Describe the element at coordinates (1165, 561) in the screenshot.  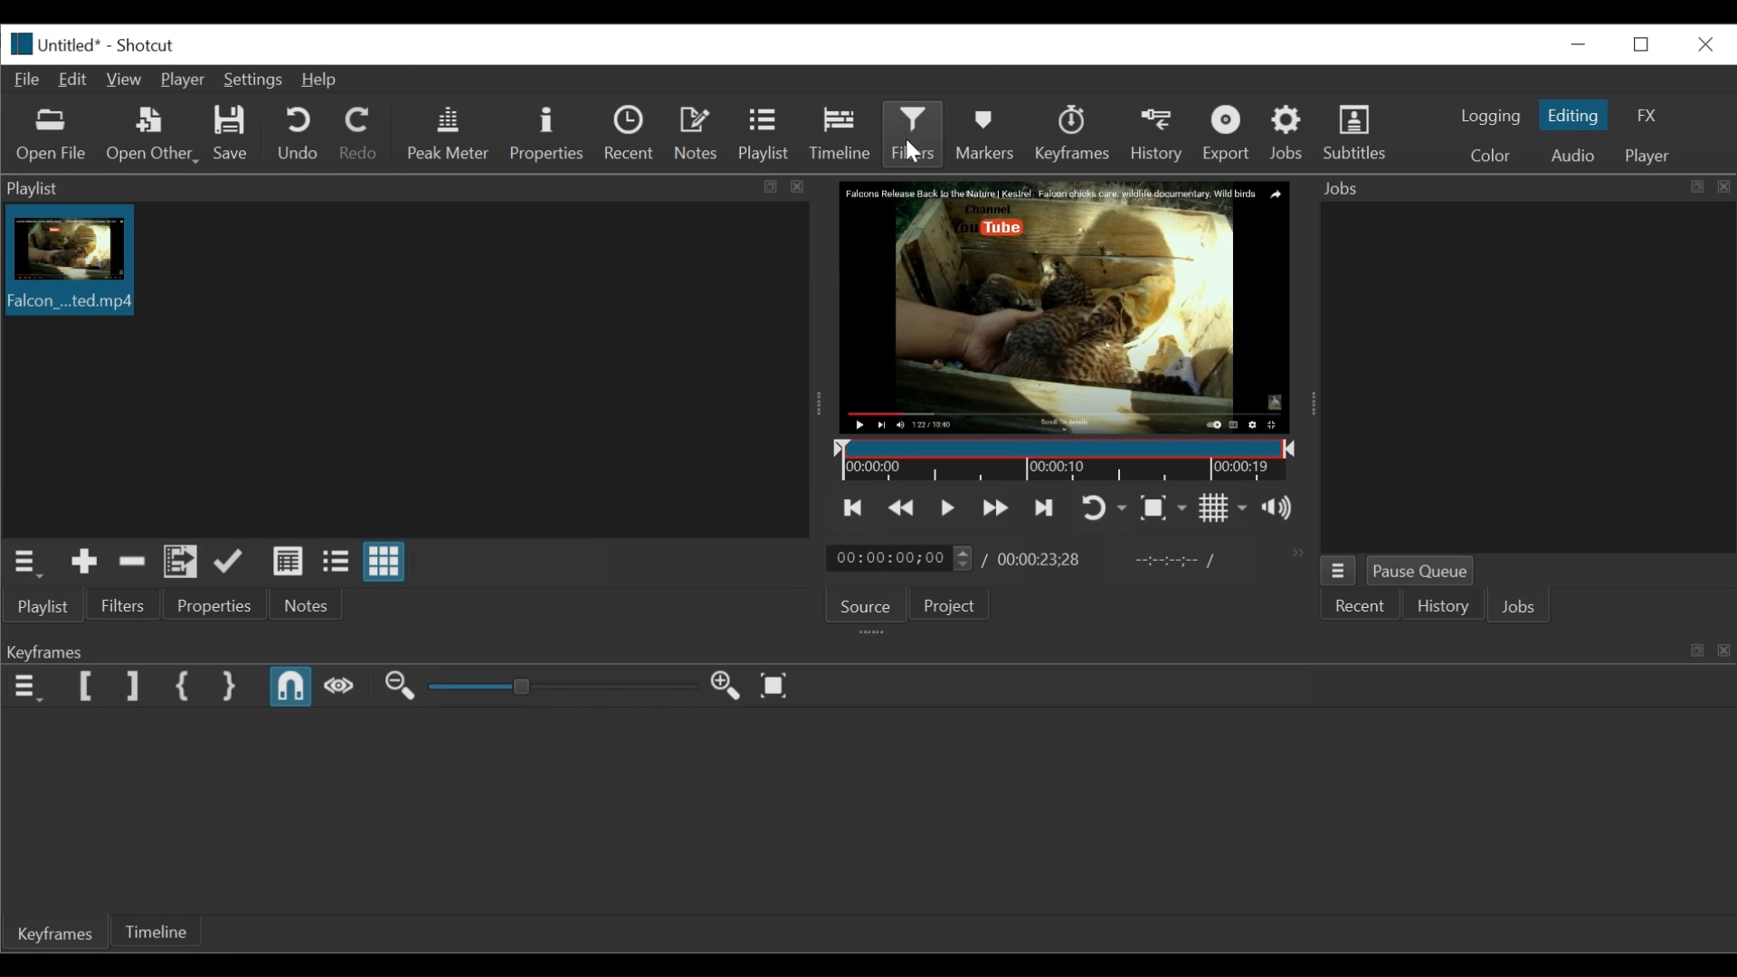
I see `In point` at that location.